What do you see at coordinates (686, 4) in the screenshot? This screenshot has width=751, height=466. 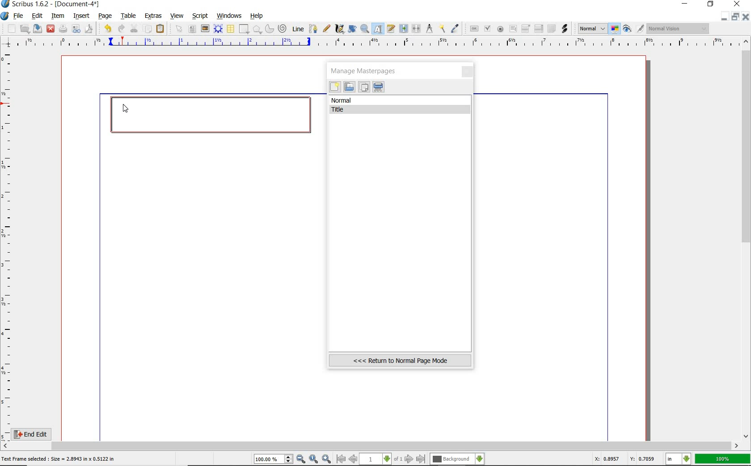 I see `minimize` at bounding box center [686, 4].